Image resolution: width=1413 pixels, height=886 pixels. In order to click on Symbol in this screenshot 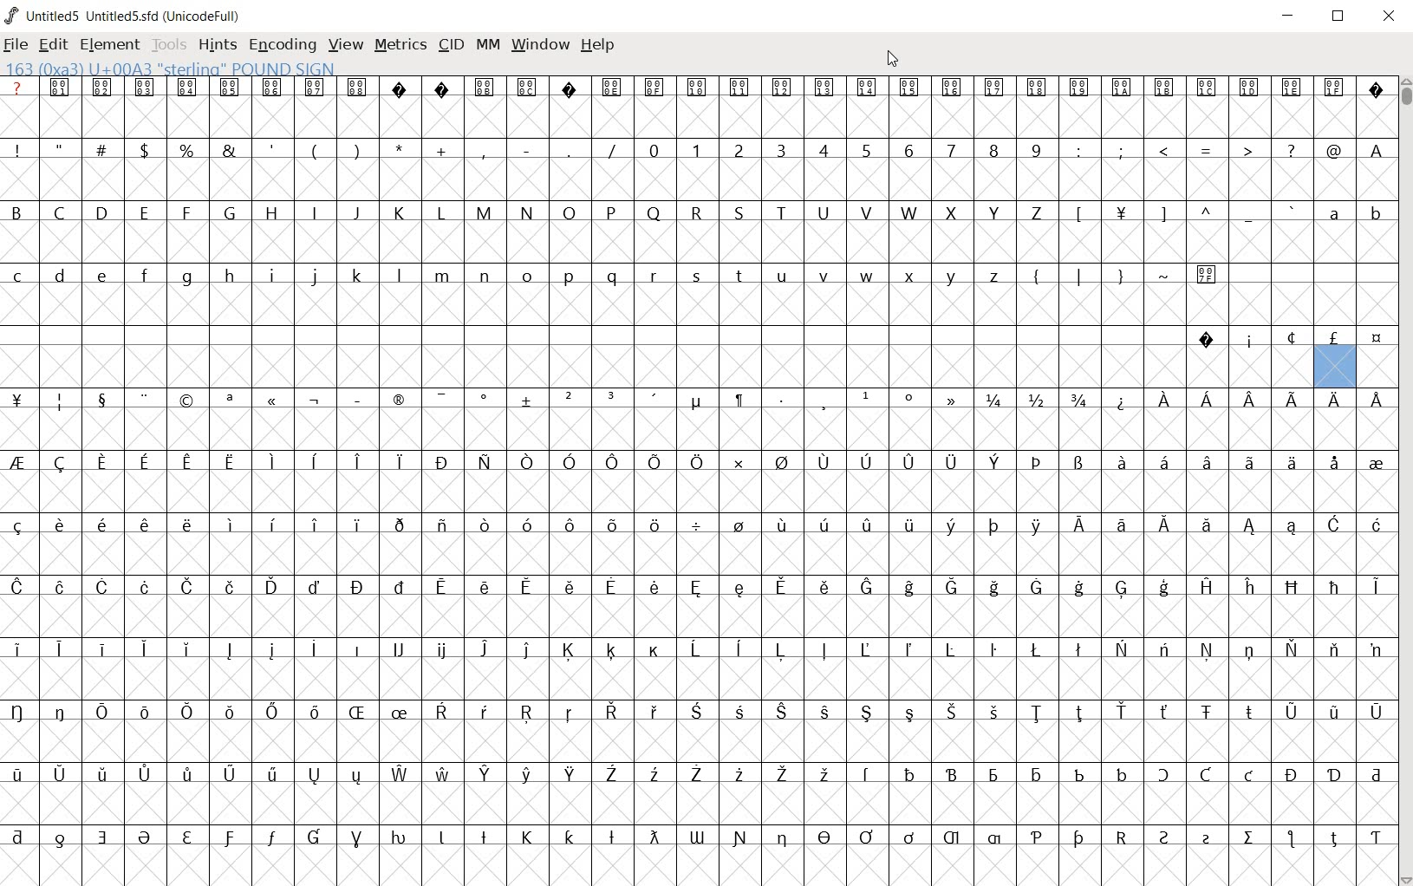, I will do `click(1165, 837)`.